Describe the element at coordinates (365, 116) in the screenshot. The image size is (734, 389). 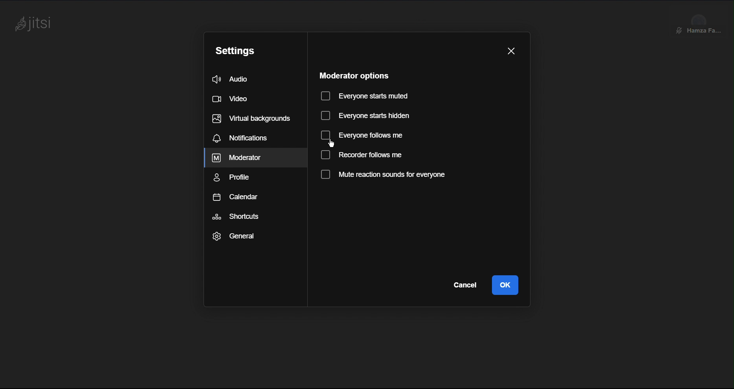
I see `Everyone starts hidden` at that location.